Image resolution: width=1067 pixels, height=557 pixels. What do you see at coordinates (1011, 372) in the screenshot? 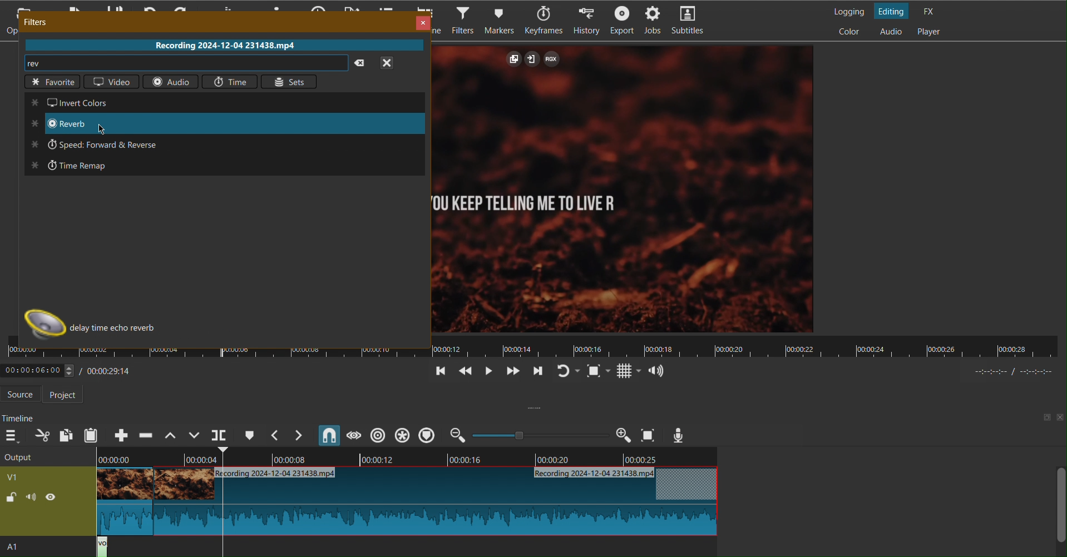
I see `time` at bounding box center [1011, 372].